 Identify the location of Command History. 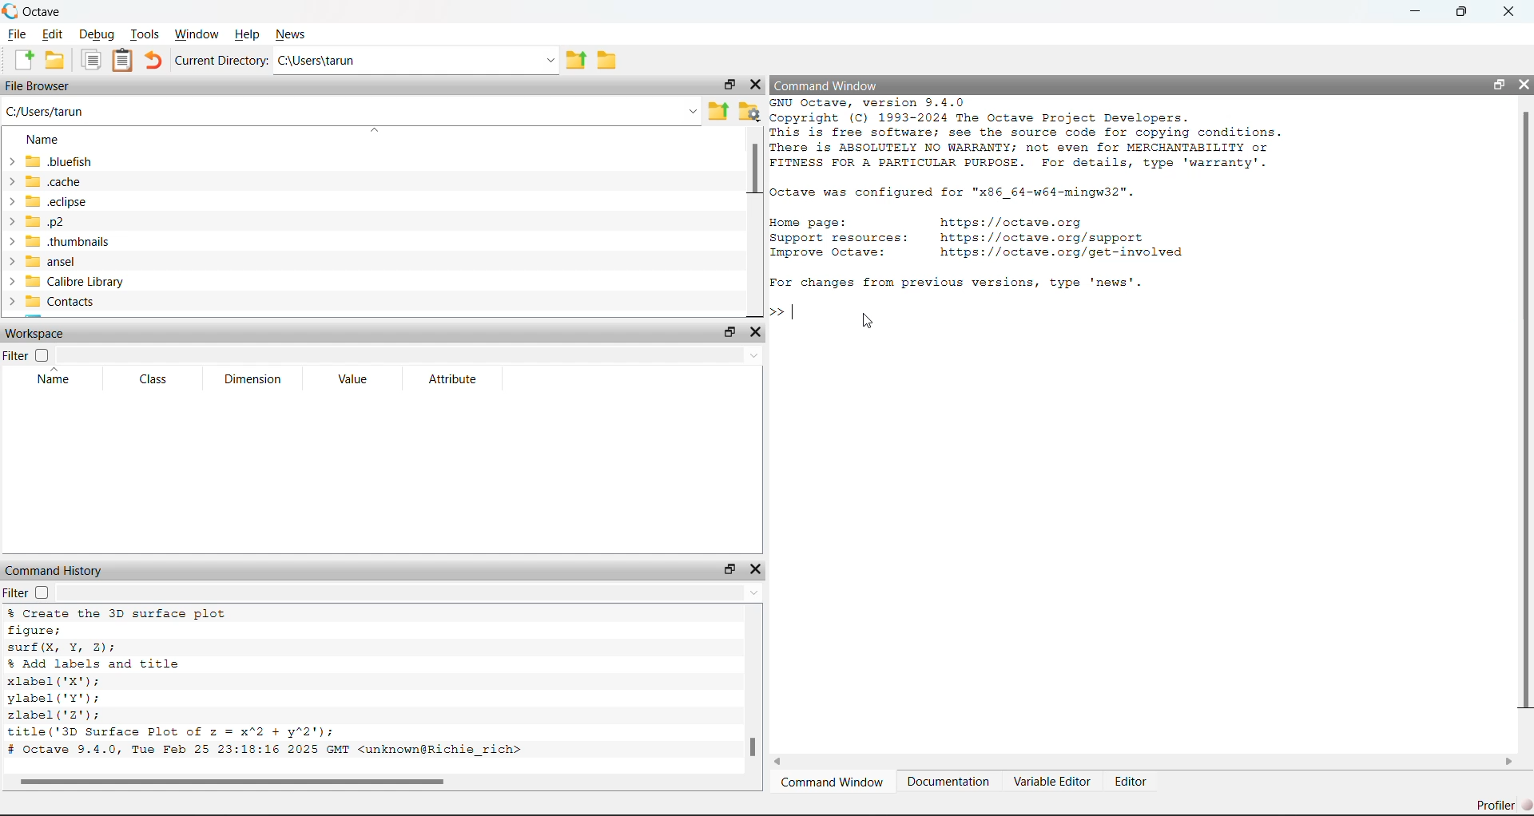
(55, 571).